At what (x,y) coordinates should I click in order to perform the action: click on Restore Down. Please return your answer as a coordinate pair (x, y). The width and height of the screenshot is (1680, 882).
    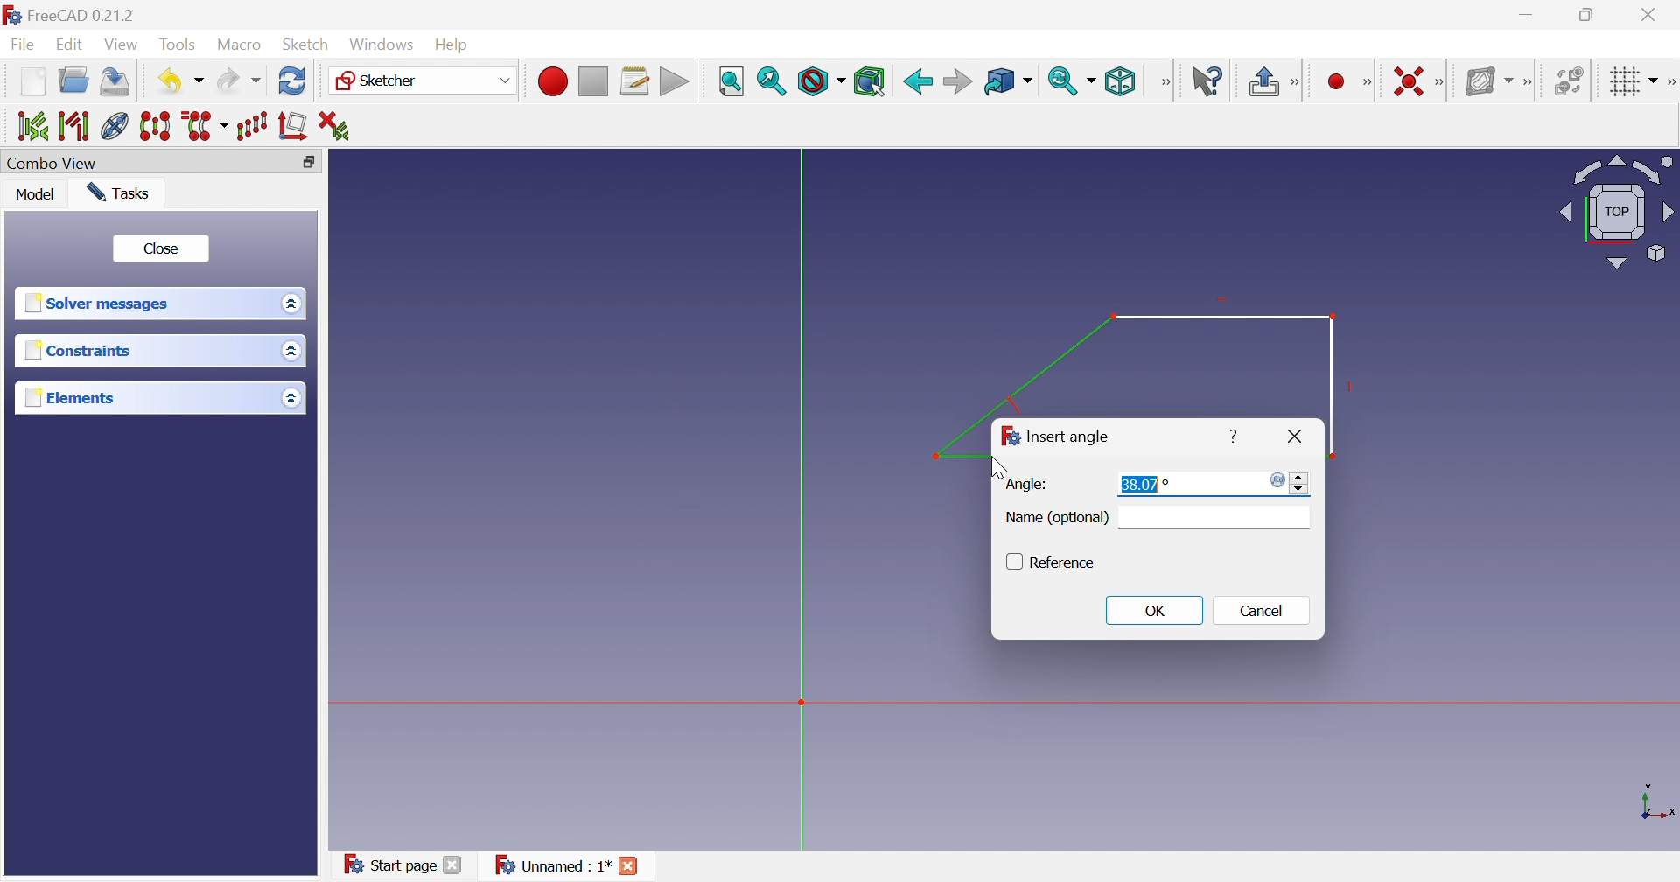
    Looking at the image, I should click on (1589, 14).